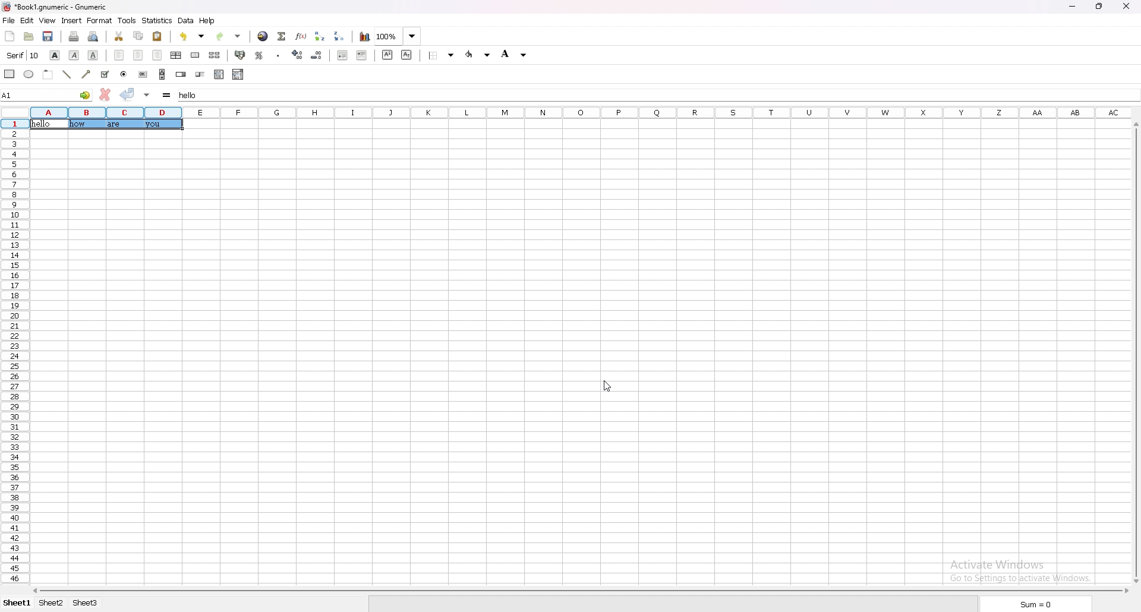 The height and width of the screenshot is (612, 1141). Describe the element at coordinates (94, 36) in the screenshot. I see `print preview` at that location.